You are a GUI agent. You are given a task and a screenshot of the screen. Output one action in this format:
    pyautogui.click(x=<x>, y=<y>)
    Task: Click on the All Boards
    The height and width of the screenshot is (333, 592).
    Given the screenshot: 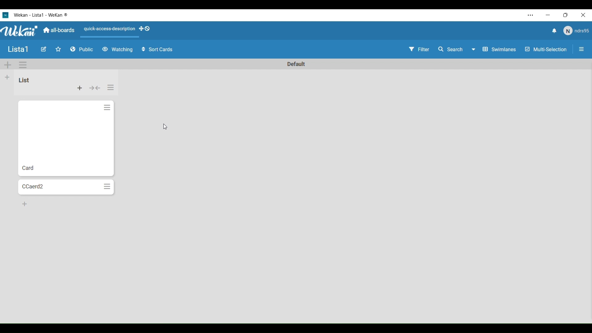 What is the action you would take?
    pyautogui.click(x=59, y=30)
    